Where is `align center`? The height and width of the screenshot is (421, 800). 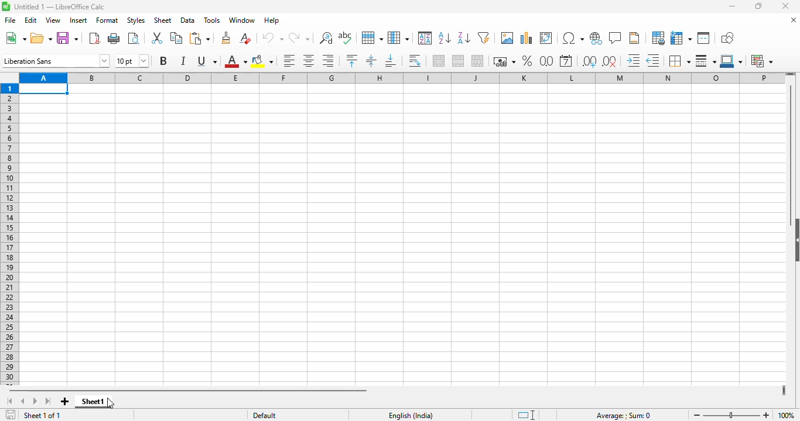 align center is located at coordinates (309, 61).